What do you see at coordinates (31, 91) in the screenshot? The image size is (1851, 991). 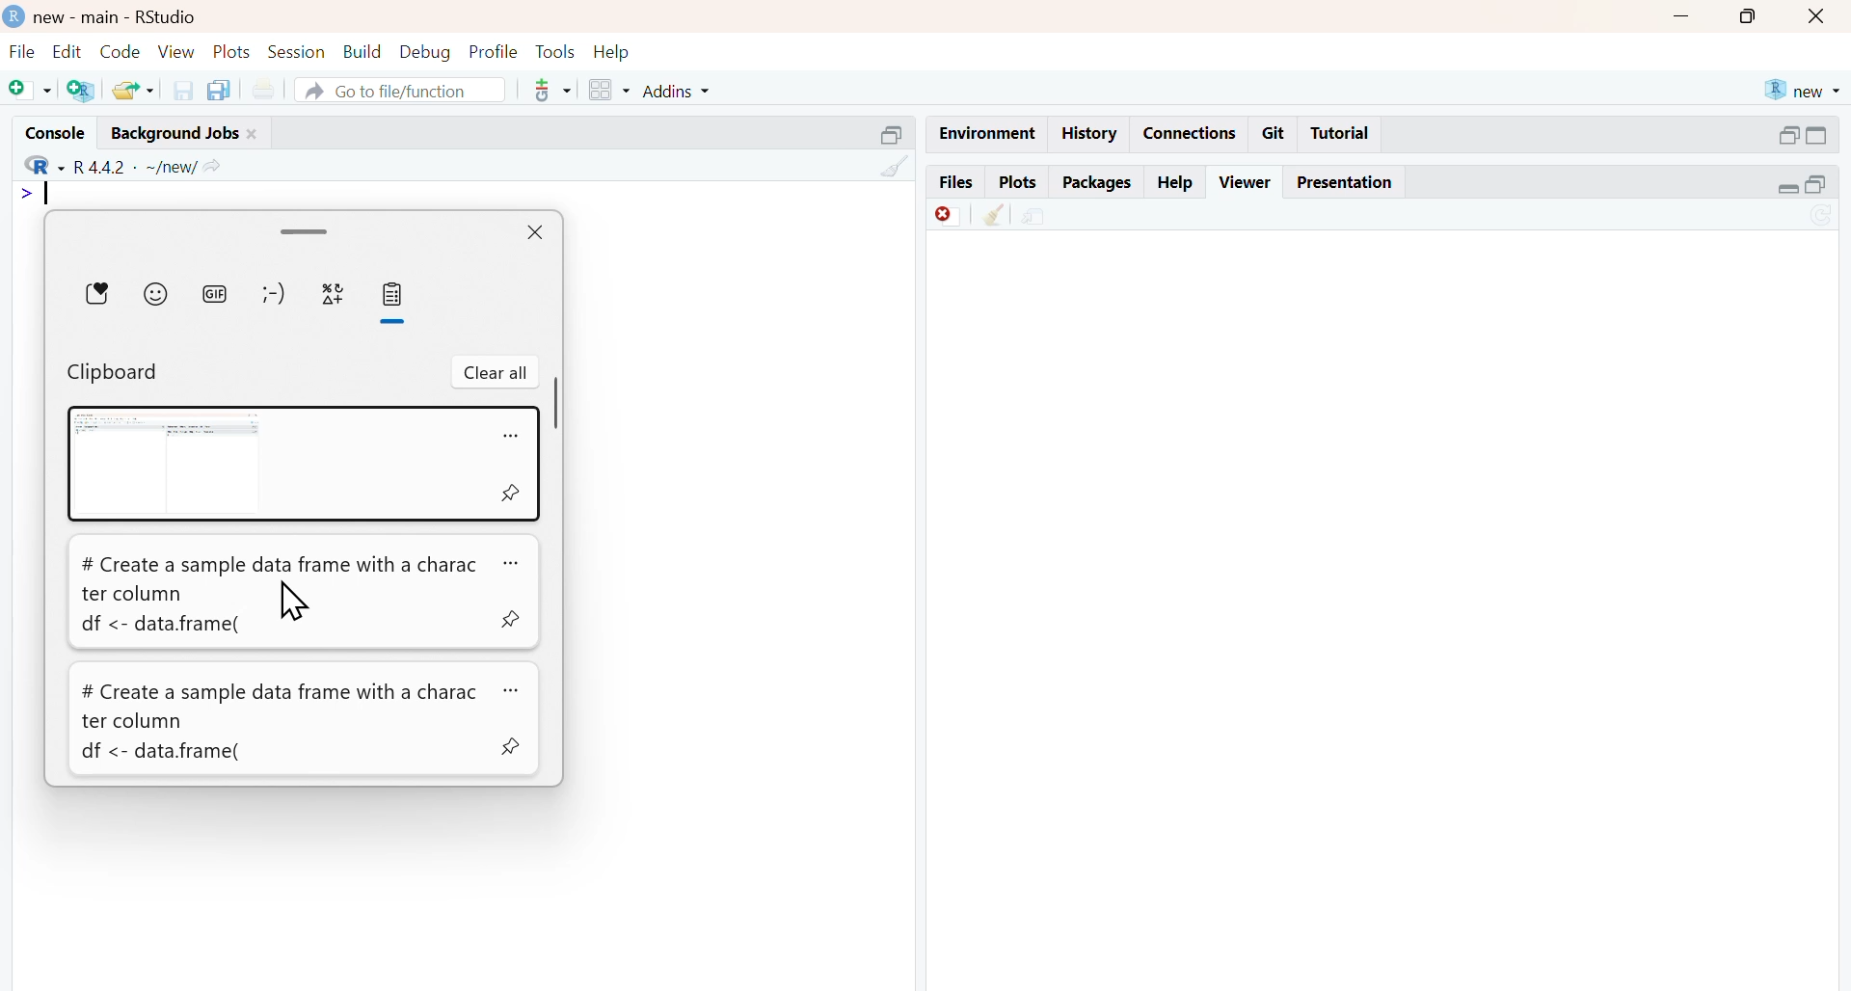 I see `add file as` at bounding box center [31, 91].